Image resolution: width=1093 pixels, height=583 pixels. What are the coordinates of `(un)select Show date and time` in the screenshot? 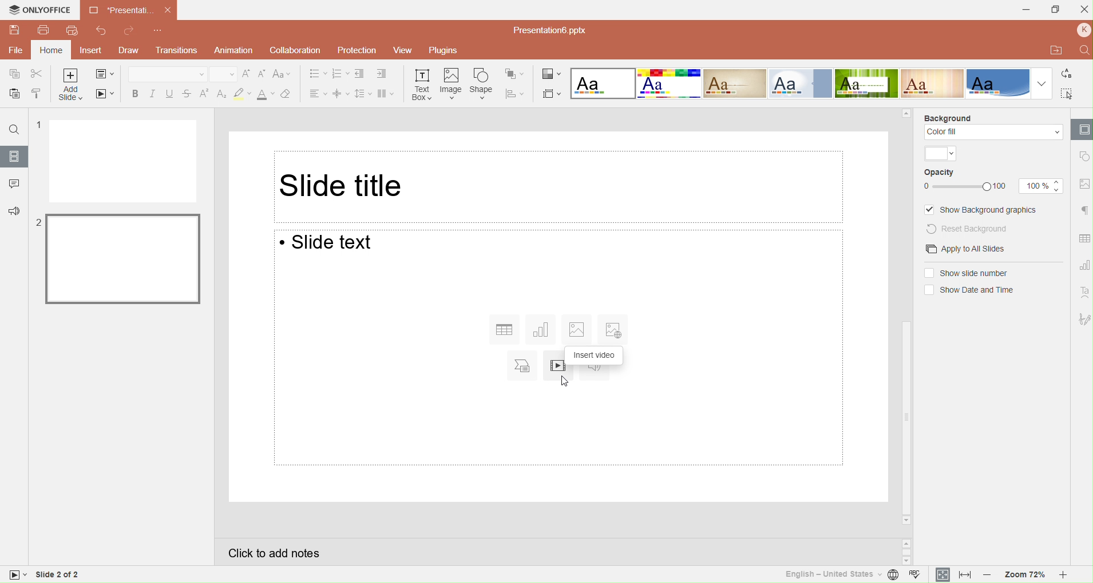 It's located at (968, 292).